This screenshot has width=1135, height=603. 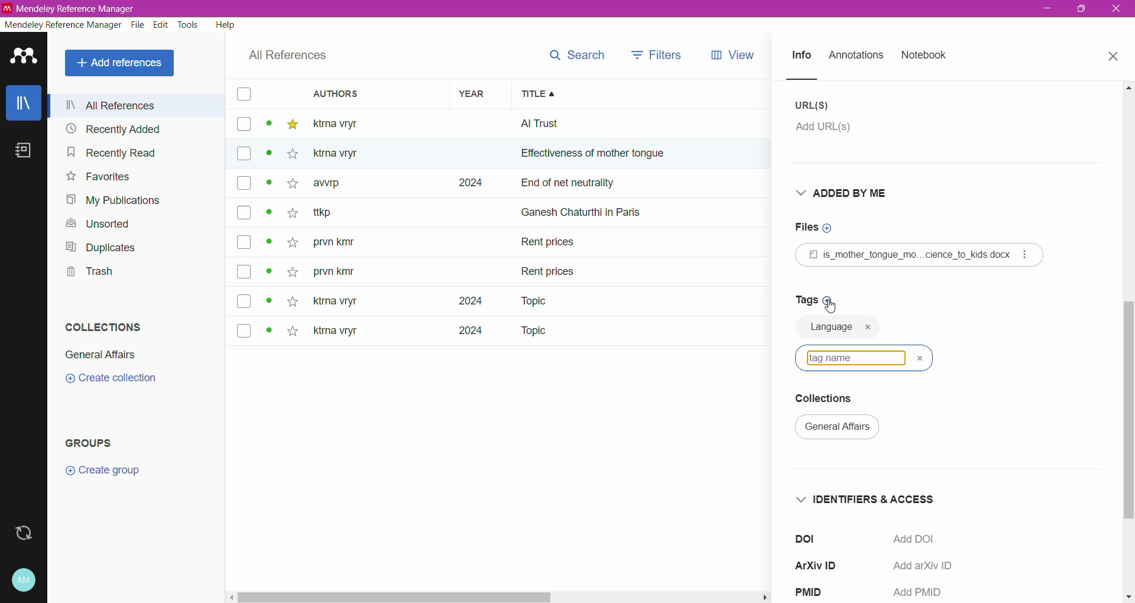 I want to click on dot , so click(x=268, y=126).